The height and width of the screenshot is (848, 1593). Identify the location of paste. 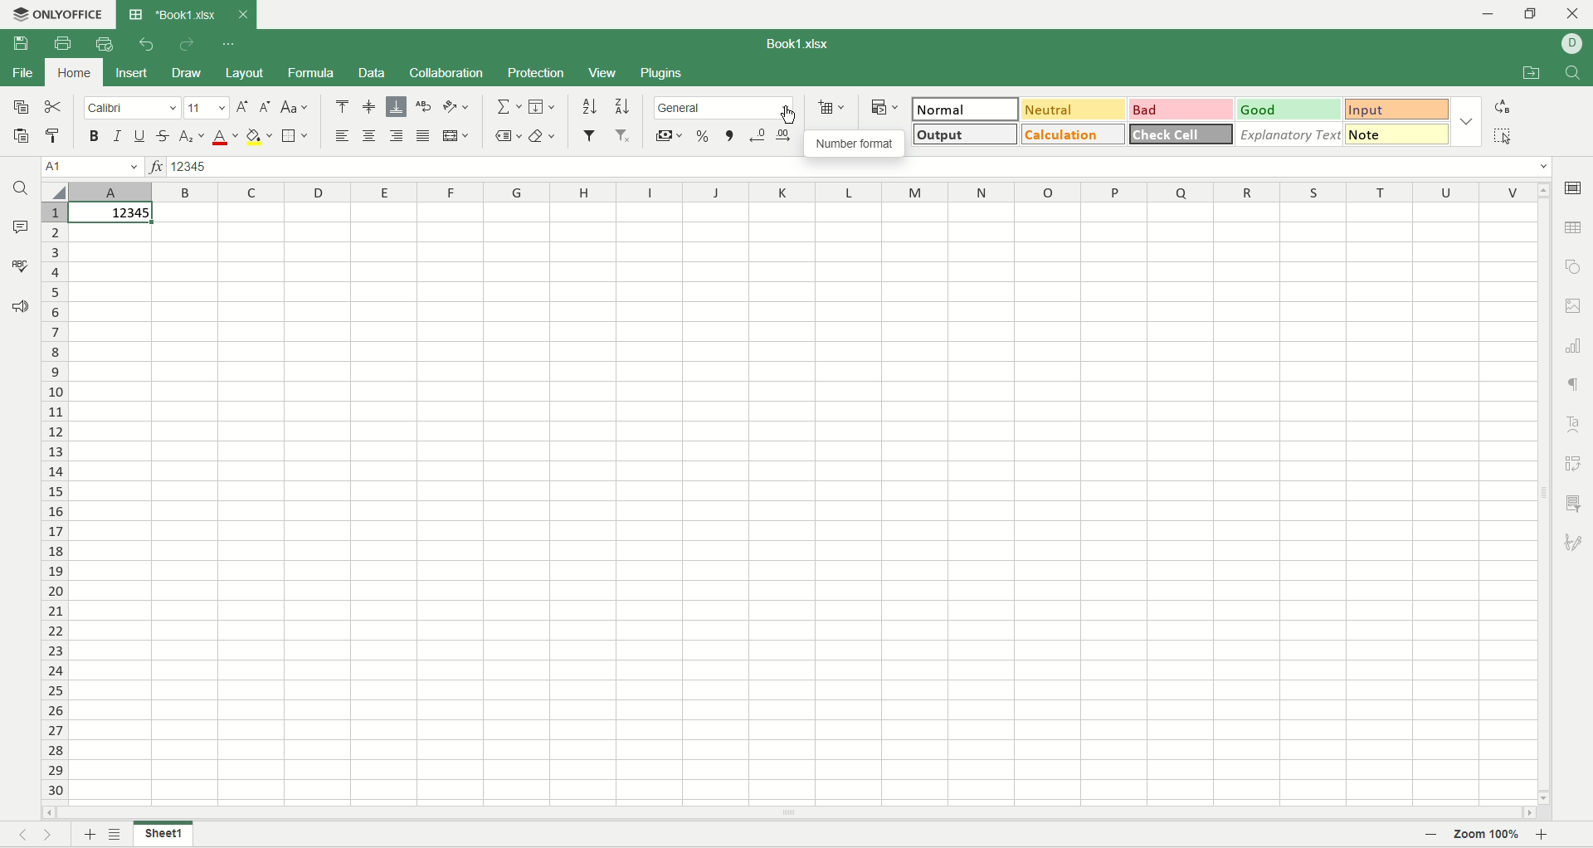
(21, 137).